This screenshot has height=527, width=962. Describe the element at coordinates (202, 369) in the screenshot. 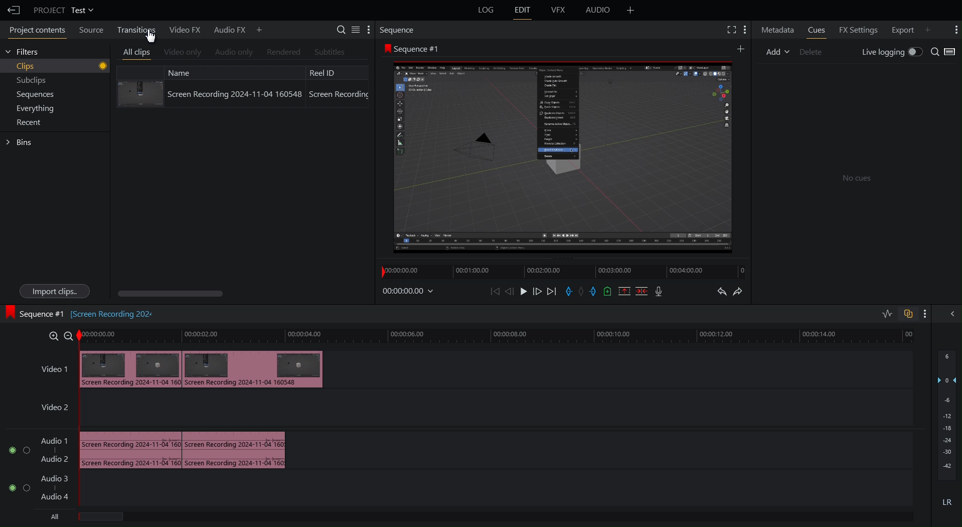

I see `video clip` at that location.